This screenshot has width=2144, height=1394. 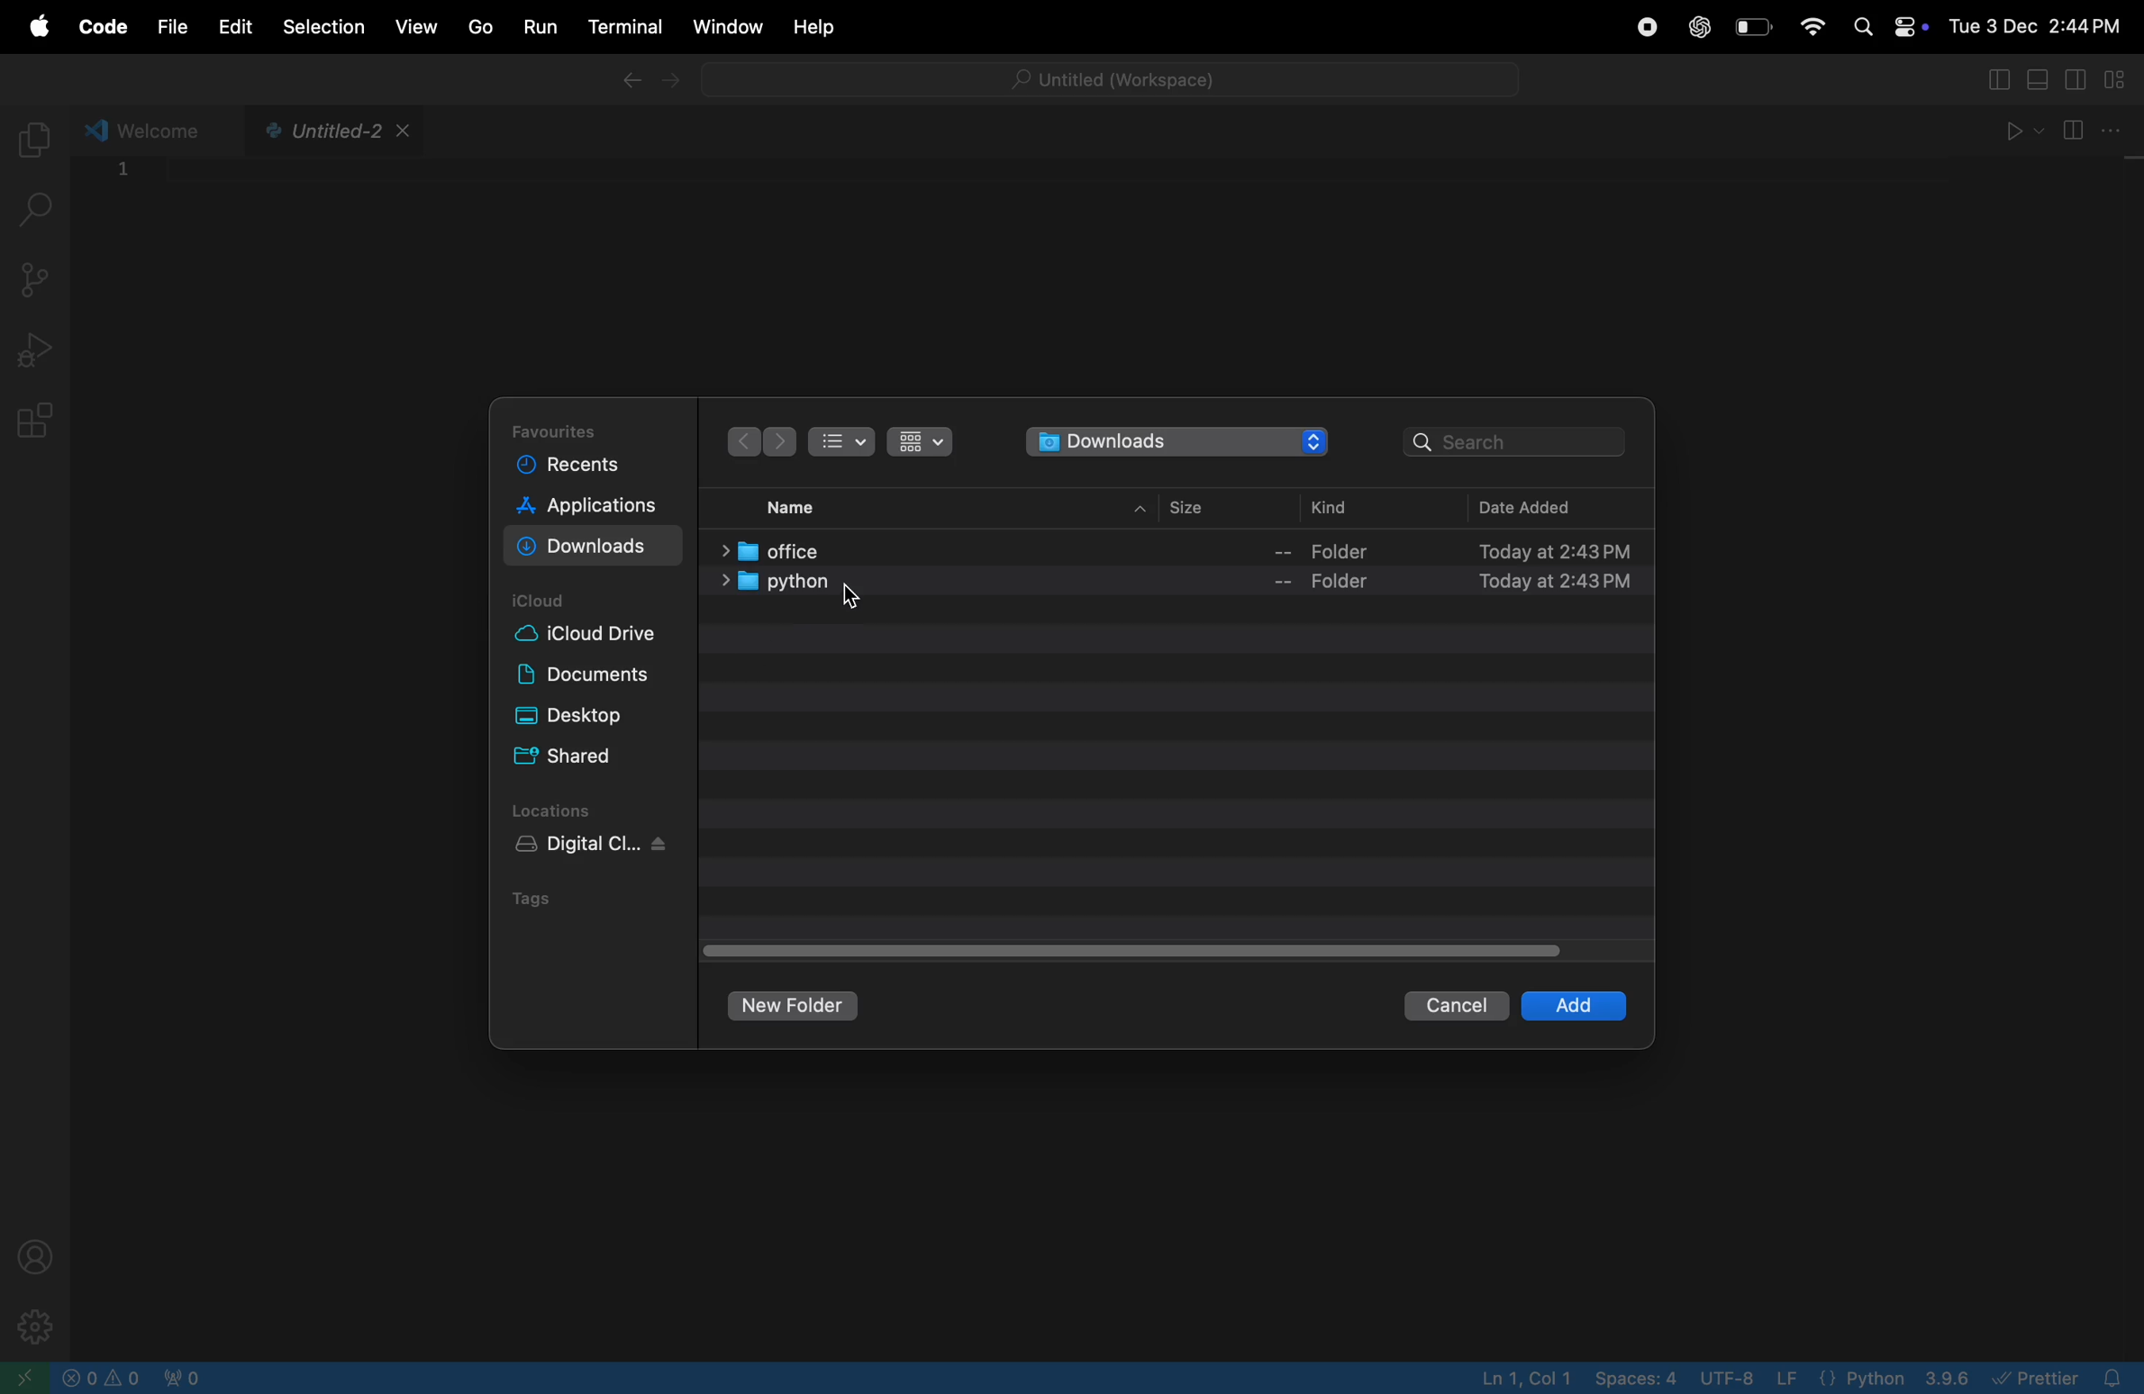 What do you see at coordinates (150, 130) in the screenshot?
I see `welcome` at bounding box center [150, 130].